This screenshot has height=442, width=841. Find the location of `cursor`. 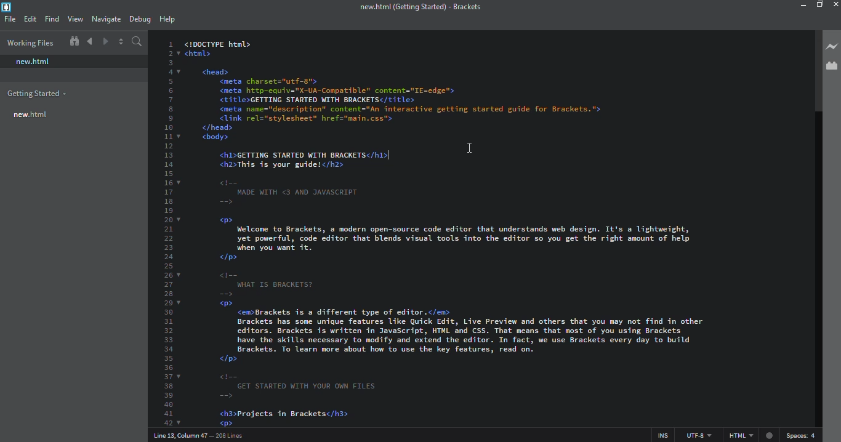

cursor is located at coordinates (469, 147).